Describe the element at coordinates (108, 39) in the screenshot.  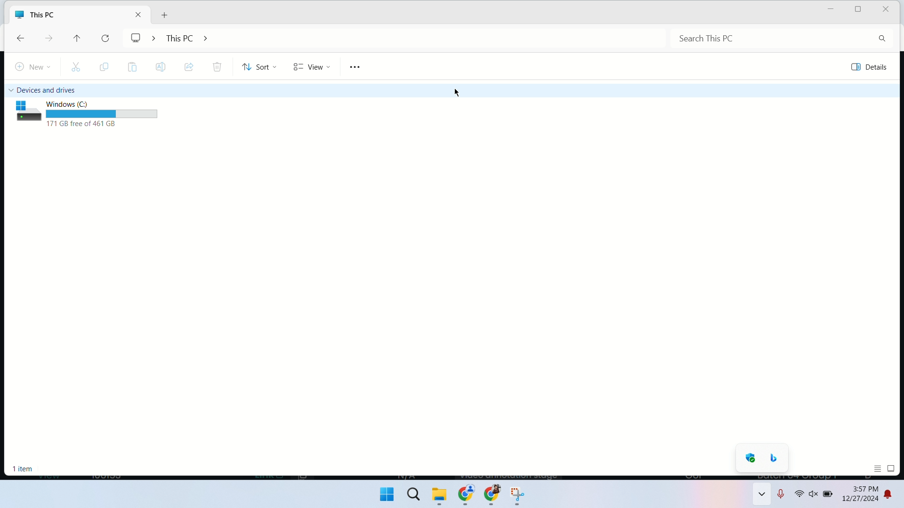
I see `refresh` at that location.